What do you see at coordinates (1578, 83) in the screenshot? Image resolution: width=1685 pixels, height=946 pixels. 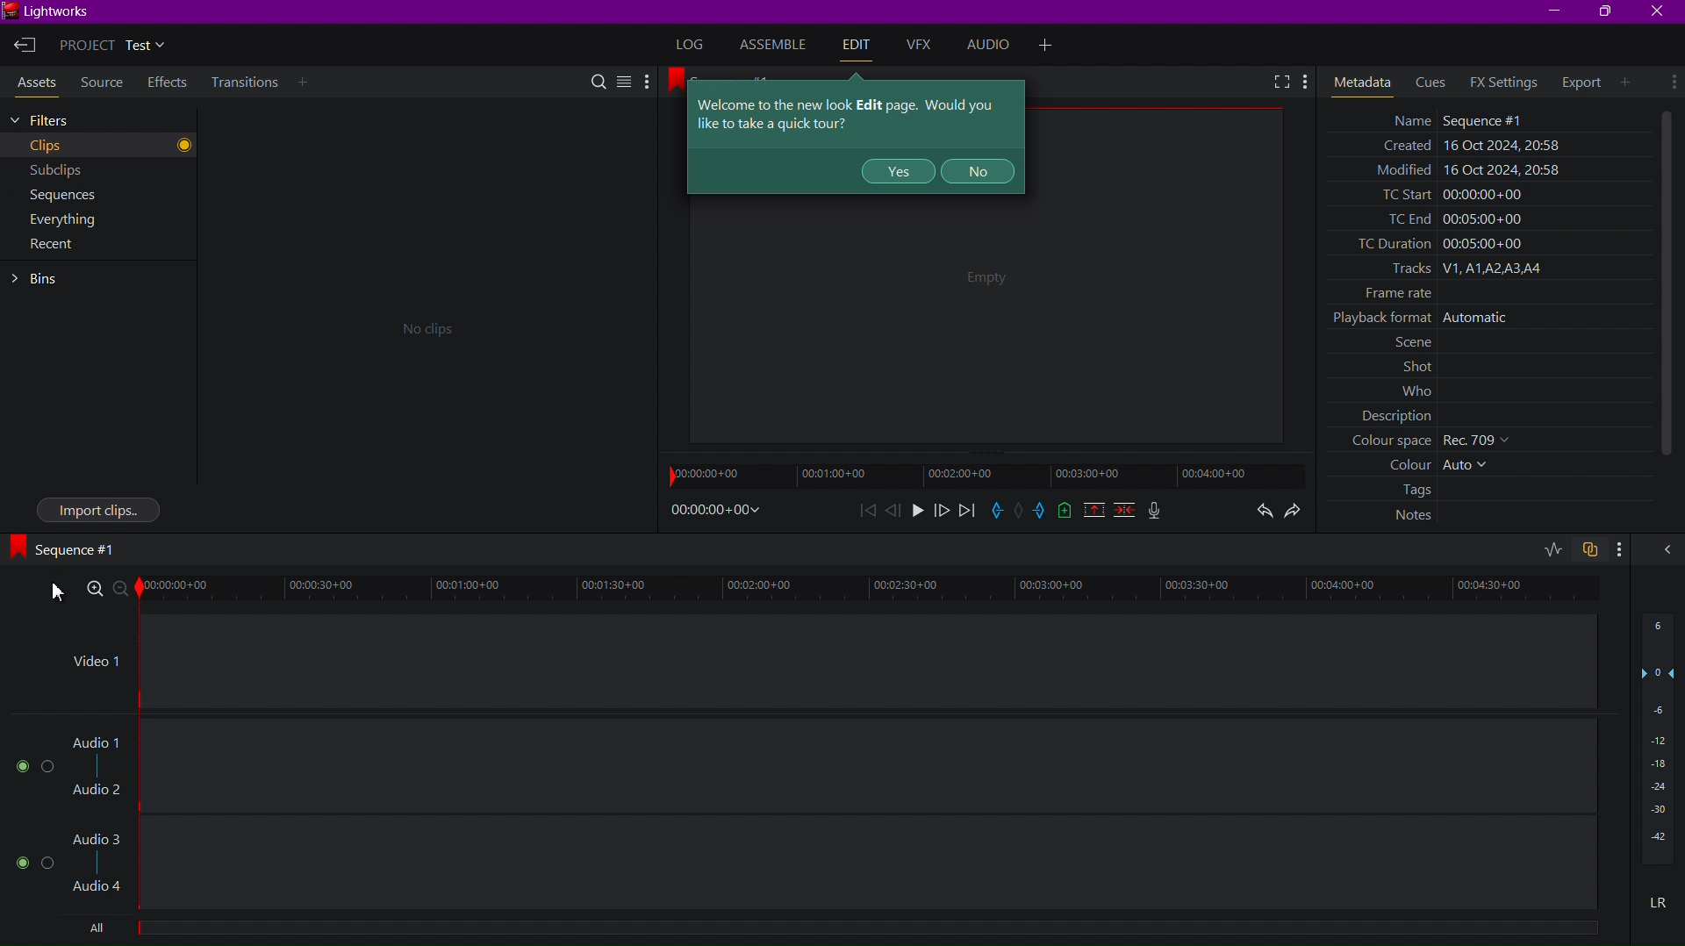 I see `Export` at bounding box center [1578, 83].